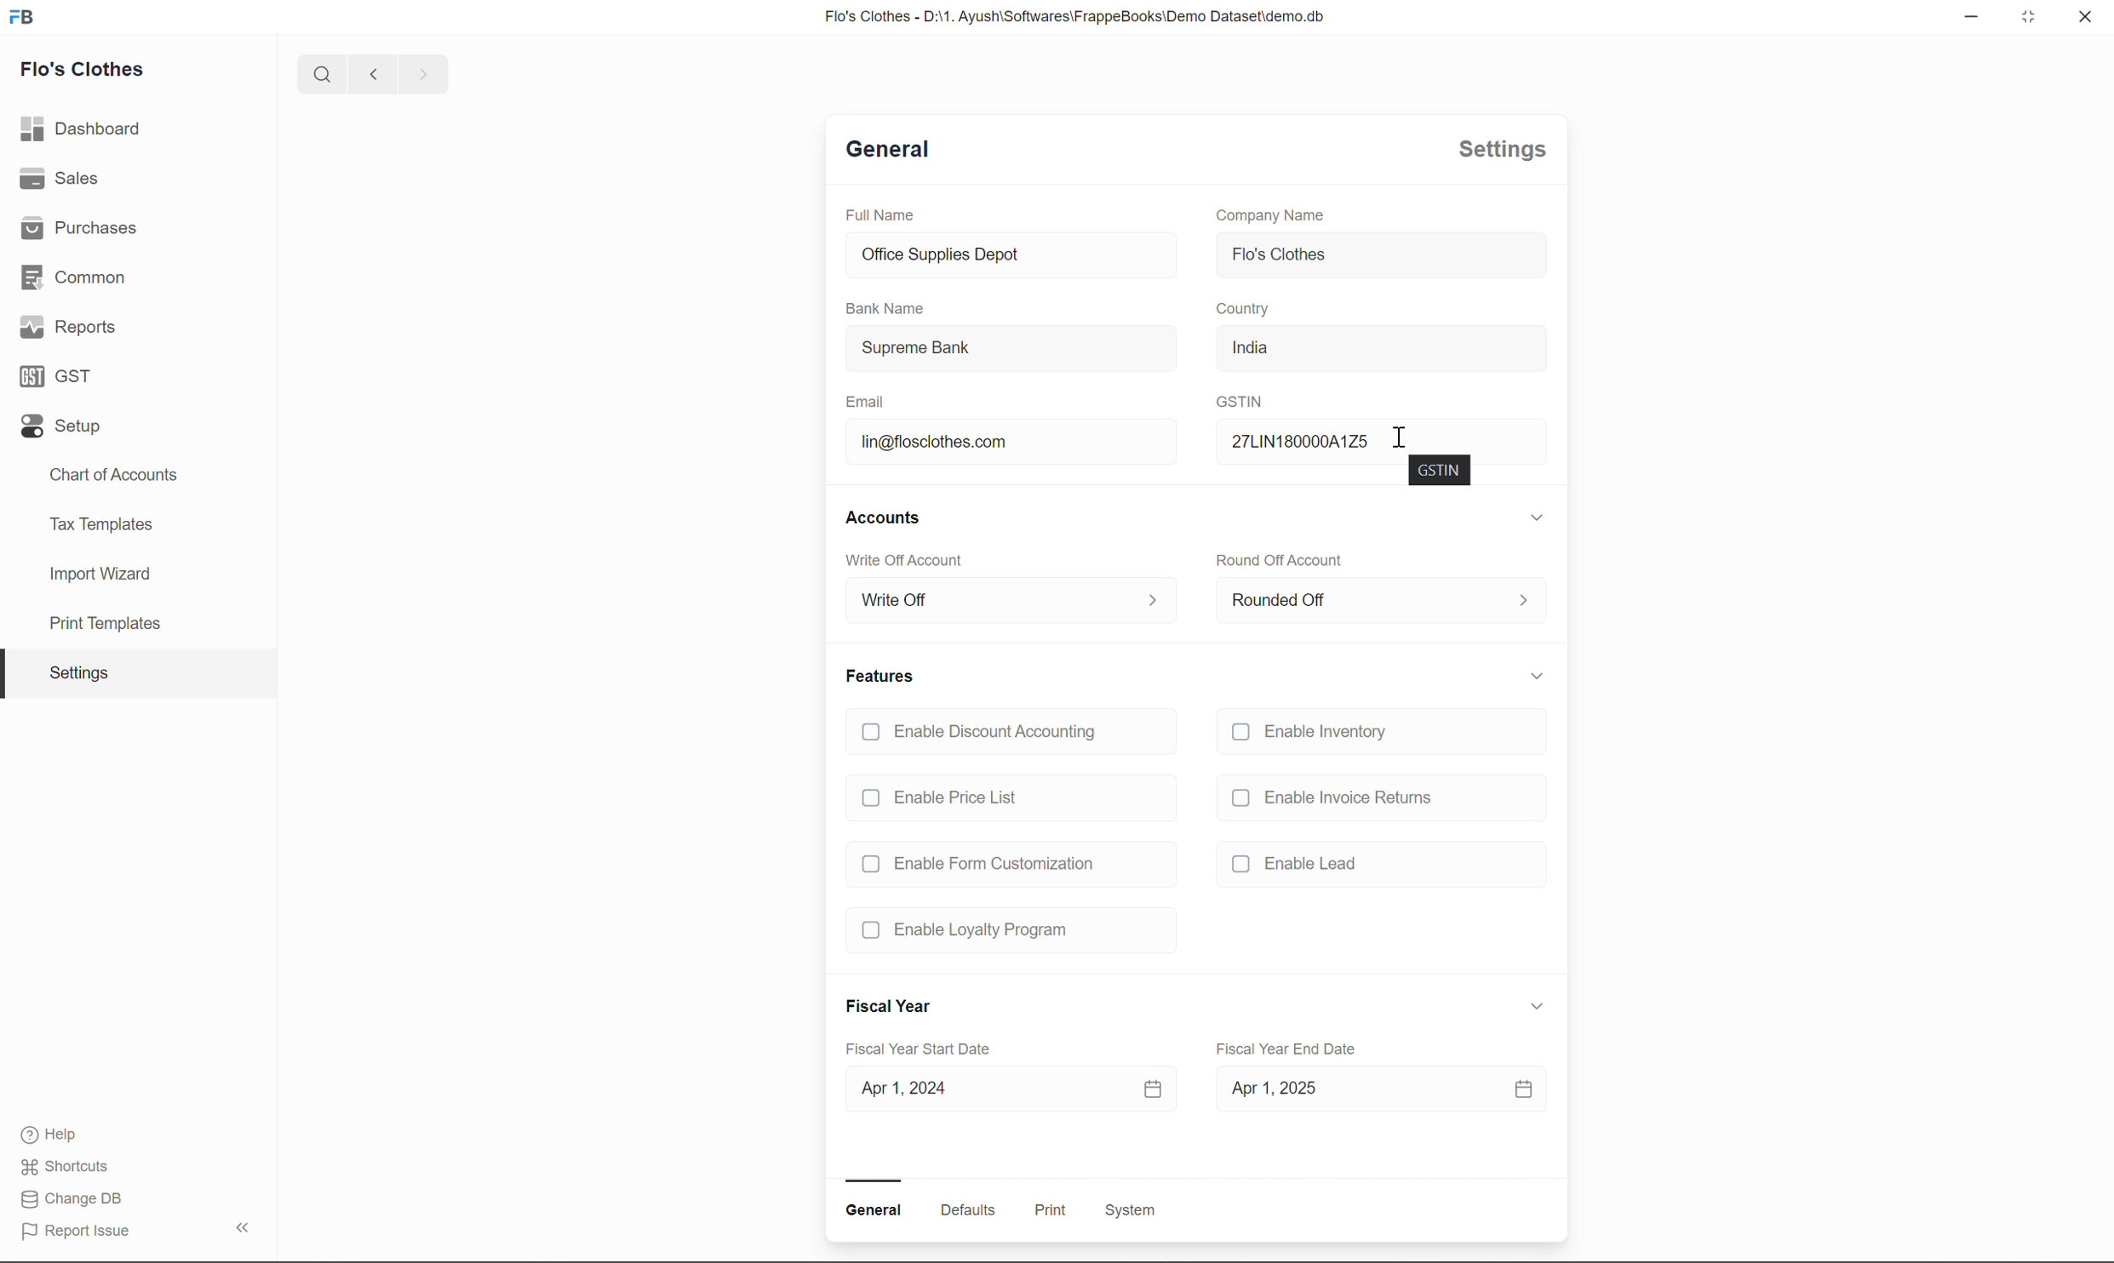 This screenshot has height=1263, width=2114. I want to click on cursor, so click(1400, 438).